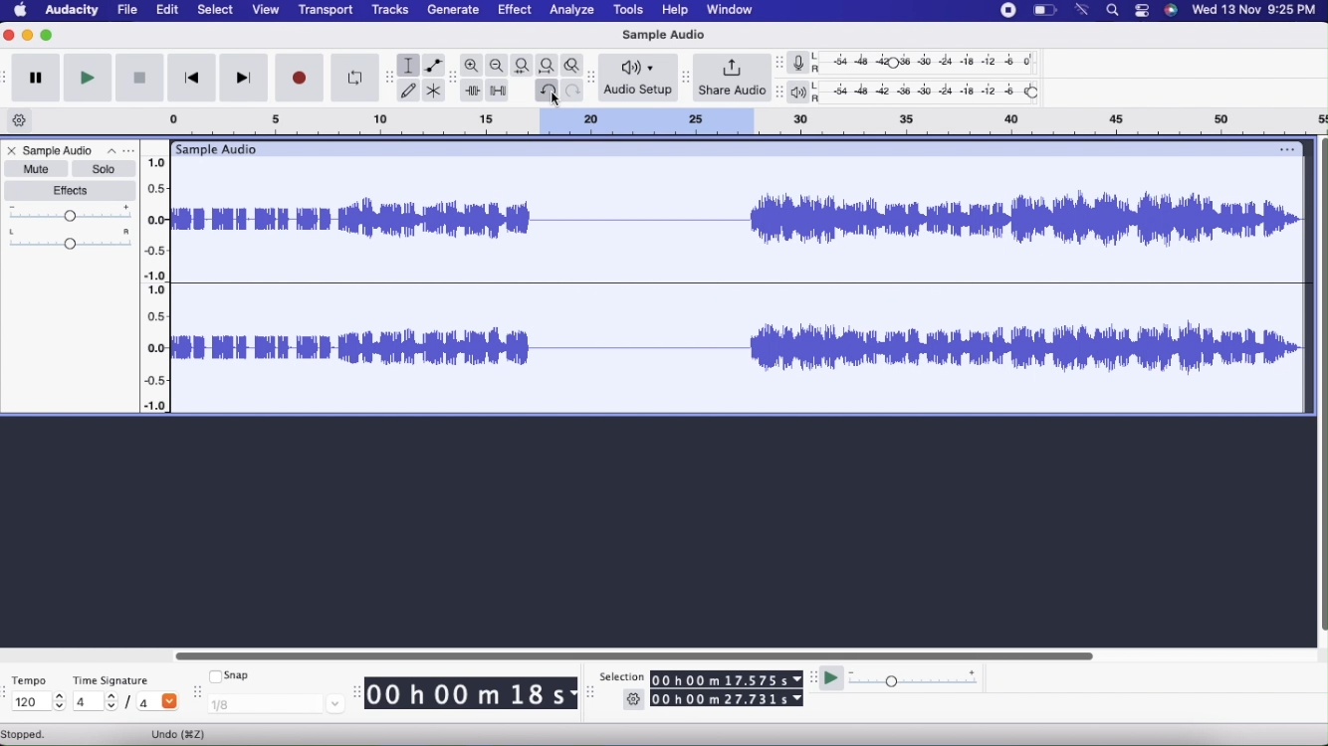  What do you see at coordinates (632, 654) in the screenshot?
I see `Slider` at bounding box center [632, 654].